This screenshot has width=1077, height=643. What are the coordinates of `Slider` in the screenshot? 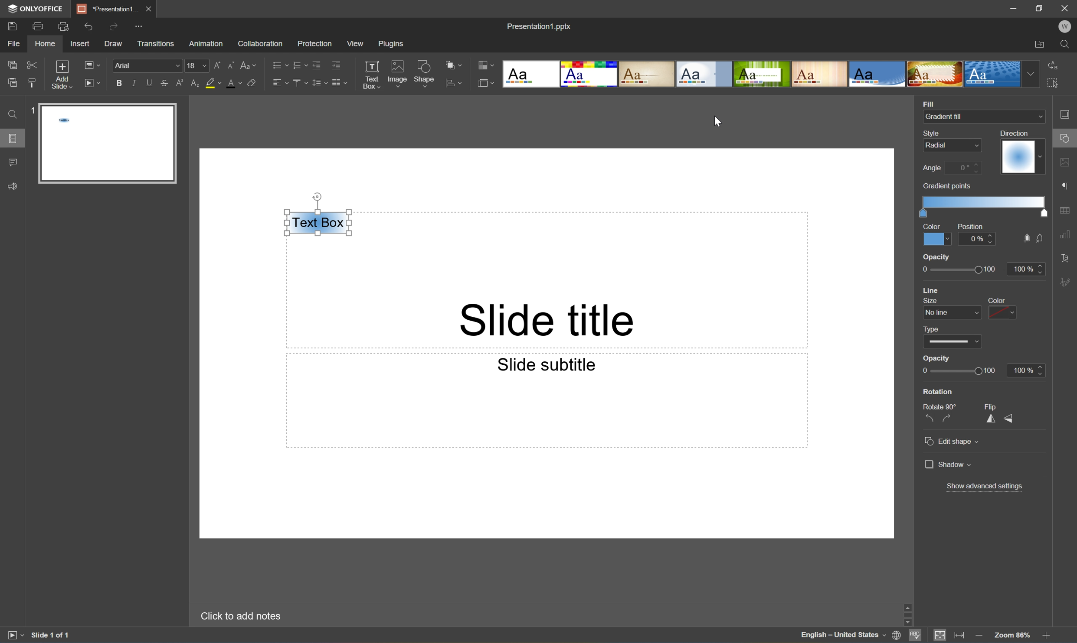 It's located at (953, 341).